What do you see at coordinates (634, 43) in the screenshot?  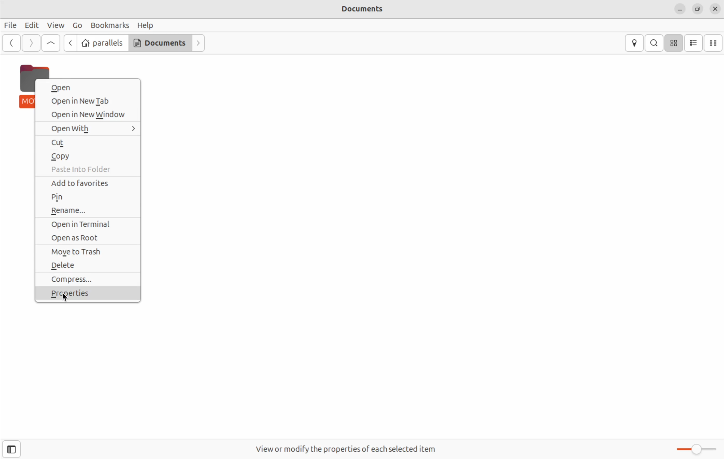 I see `location` at bounding box center [634, 43].